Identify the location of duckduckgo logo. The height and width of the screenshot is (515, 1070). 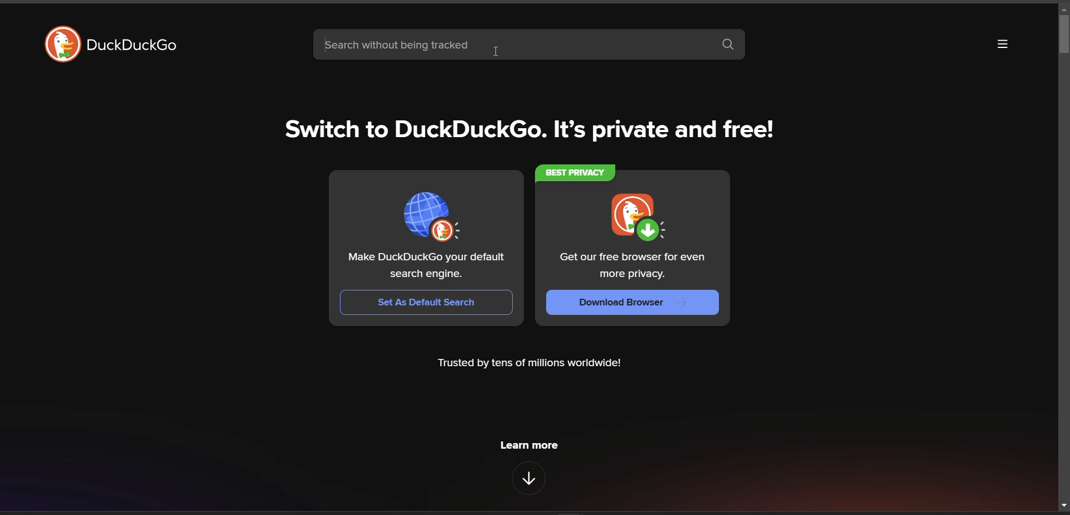
(62, 43).